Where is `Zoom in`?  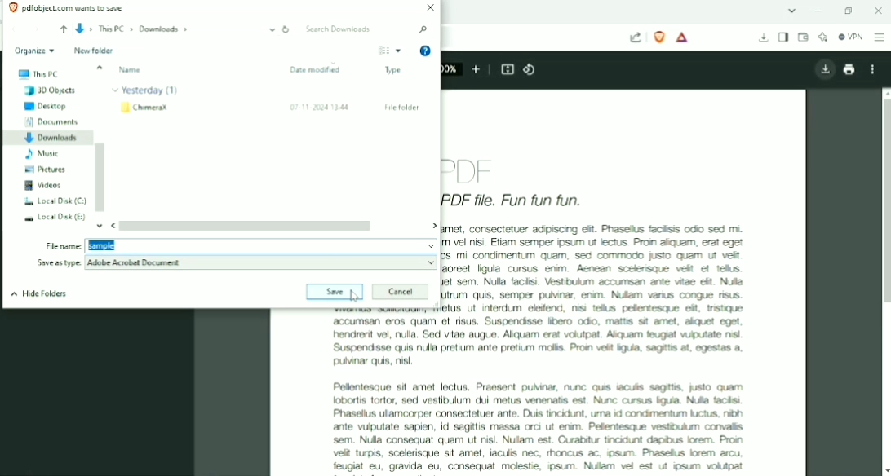 Zoom in is located at coordinates (477, 68).